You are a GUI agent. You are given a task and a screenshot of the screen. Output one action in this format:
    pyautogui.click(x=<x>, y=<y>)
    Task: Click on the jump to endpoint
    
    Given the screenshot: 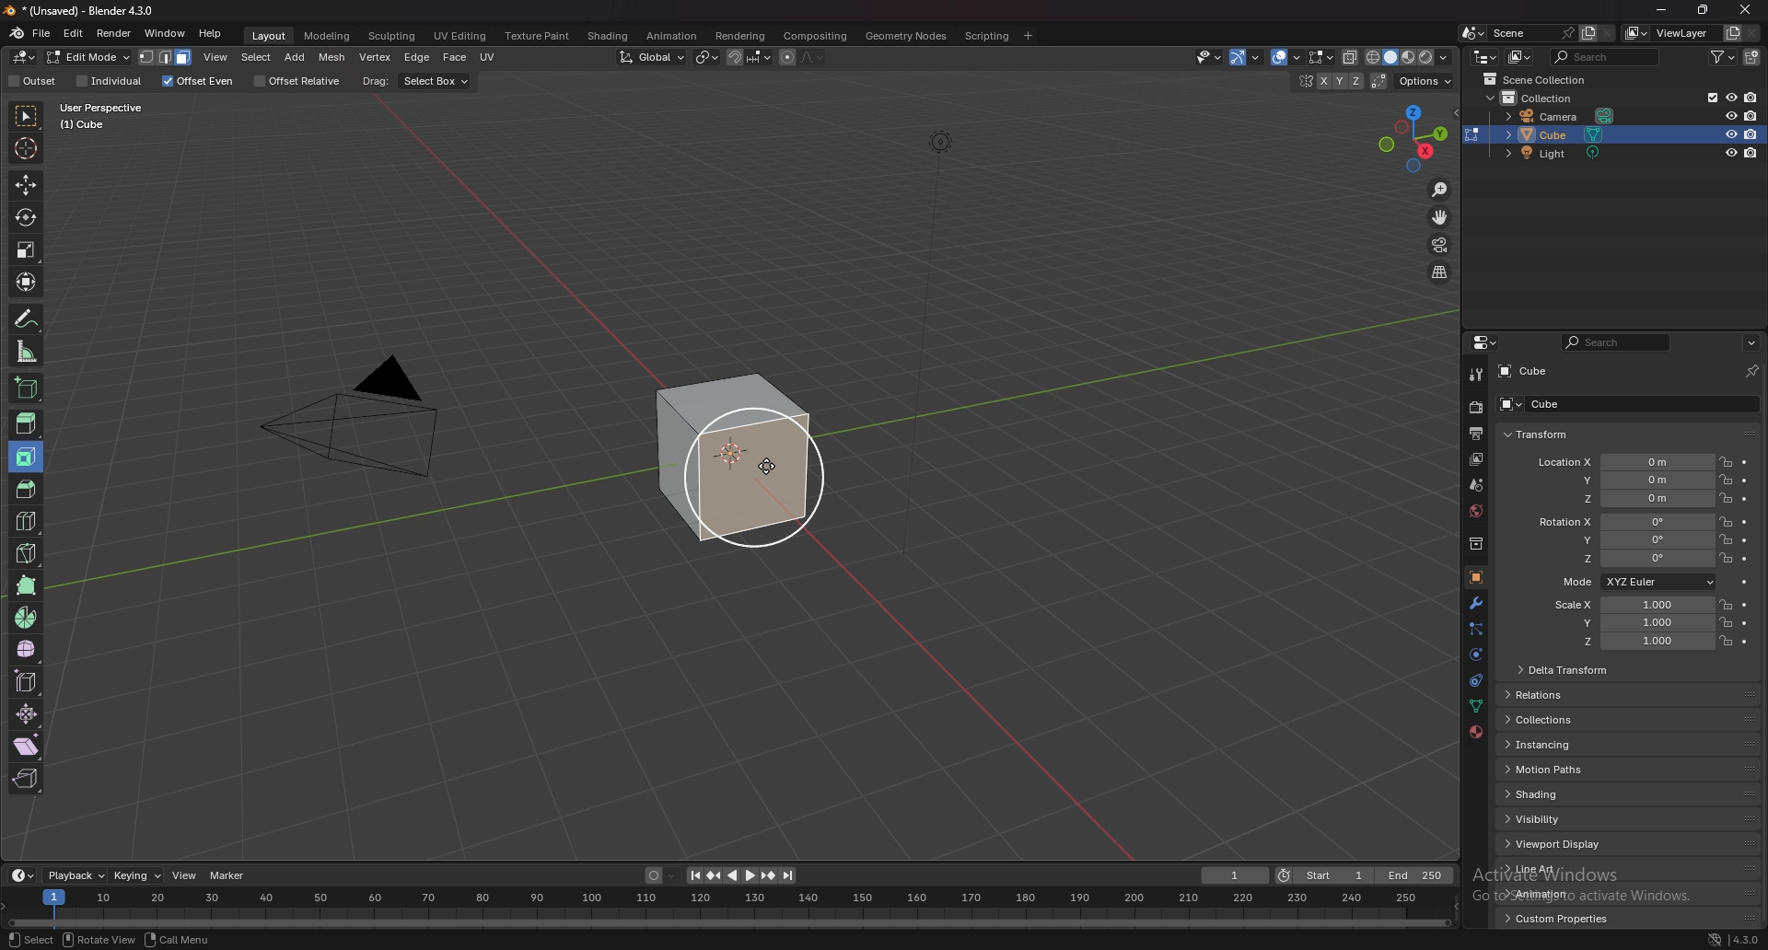 What is the action you would take?
    pyautogui.click(x=789, y=875)
    